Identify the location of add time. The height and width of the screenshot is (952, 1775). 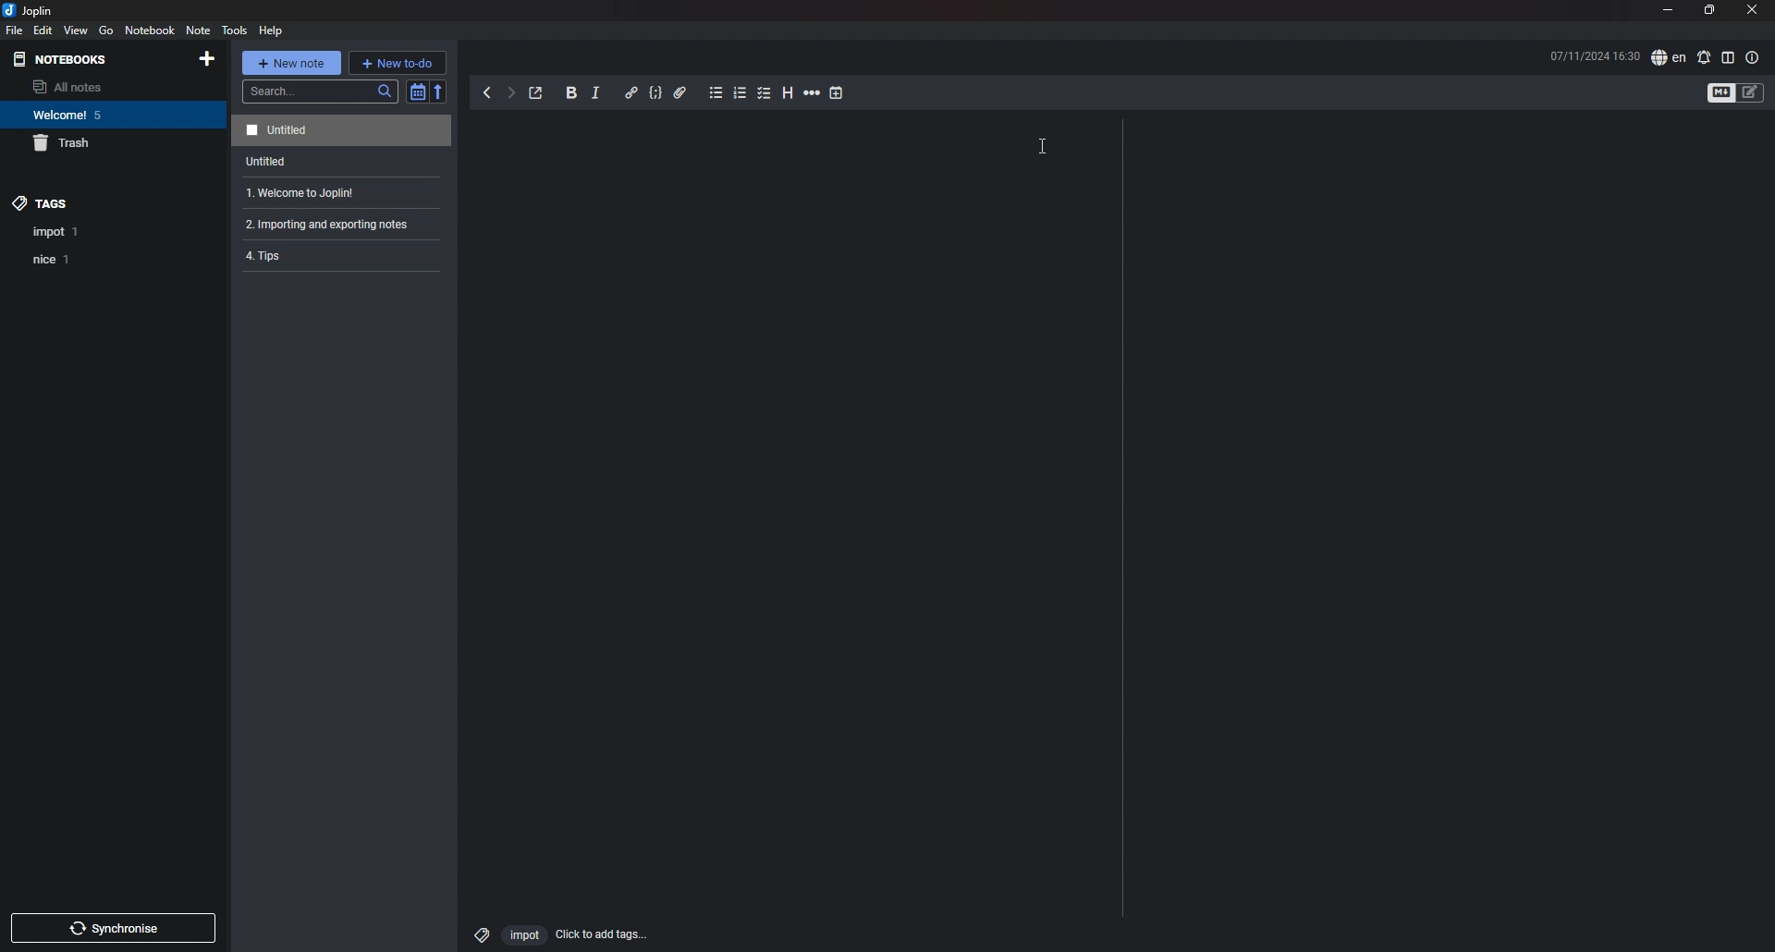
(837, 92).